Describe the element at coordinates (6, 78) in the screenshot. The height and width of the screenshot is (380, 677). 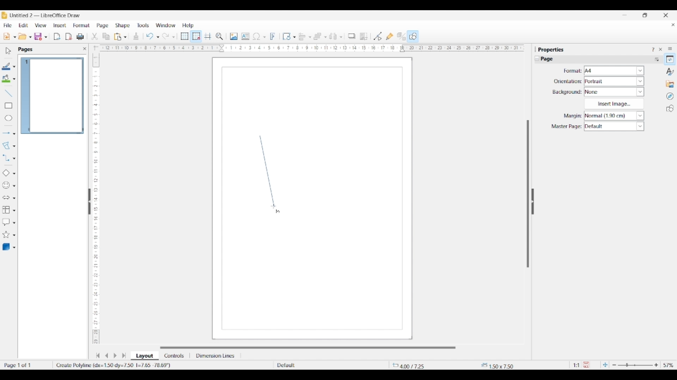
I see `Selected fill color` at that location.